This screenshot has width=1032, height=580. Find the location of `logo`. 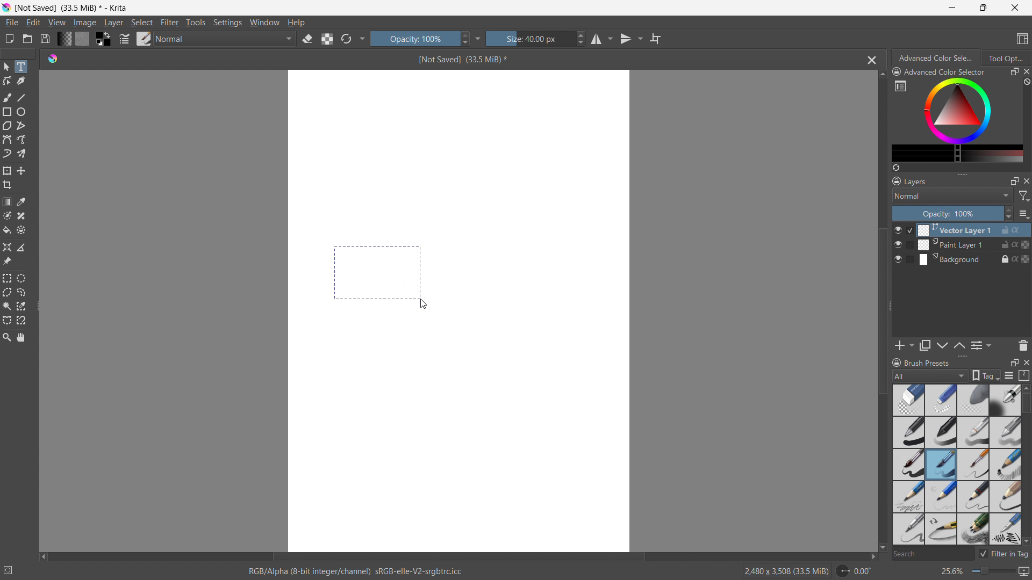

logo is located at coordinates (6, 8).